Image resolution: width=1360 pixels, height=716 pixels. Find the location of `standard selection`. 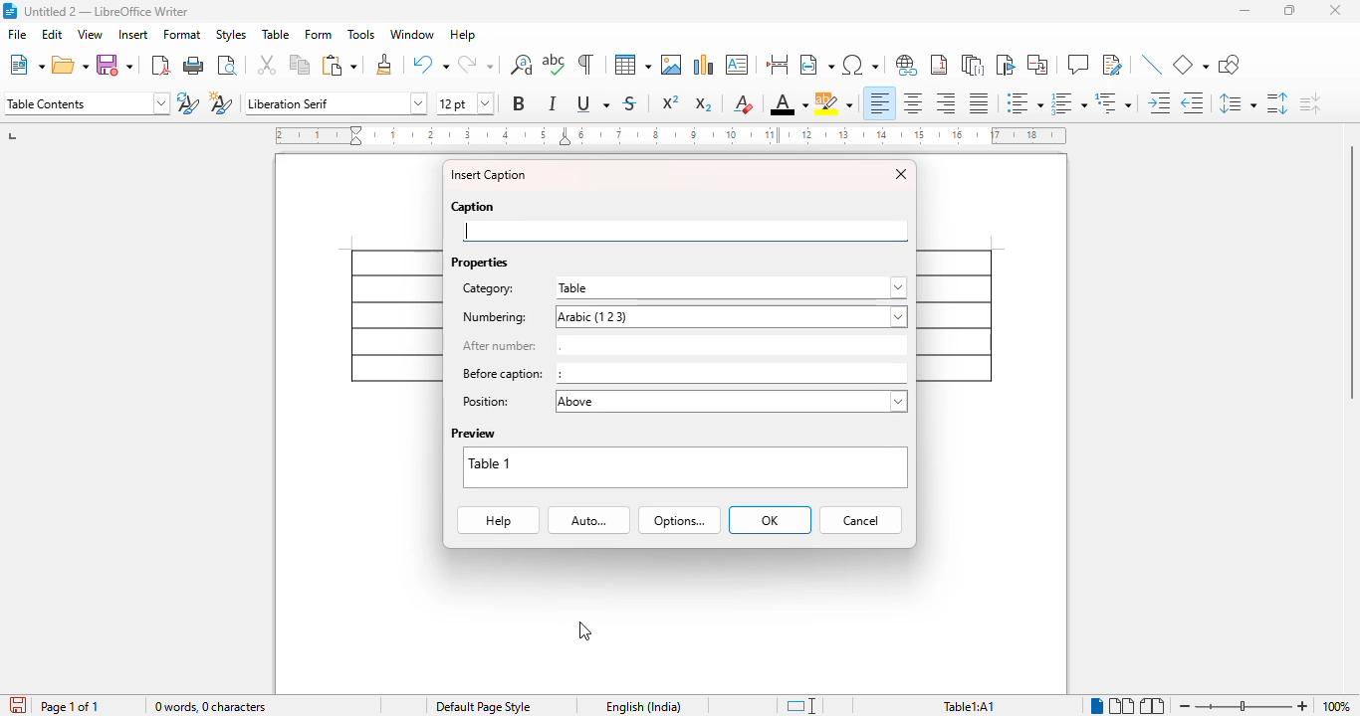

standard selection is located at coordinates (802, 706).